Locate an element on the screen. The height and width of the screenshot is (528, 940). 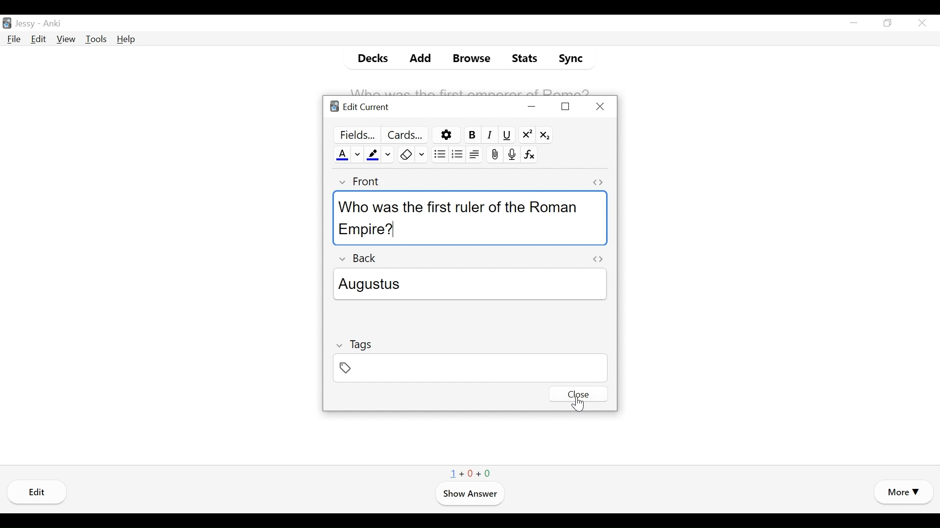
Underline is located at coordinates (506, 135).